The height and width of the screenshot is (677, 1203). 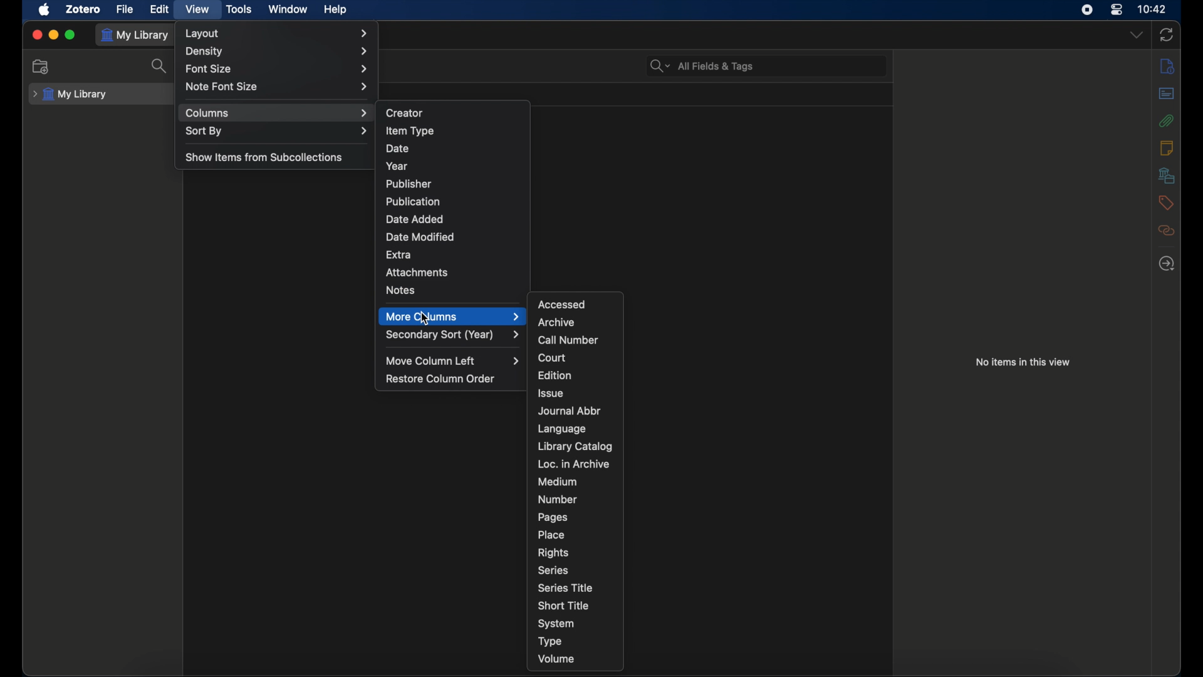 I want to click on minimize, so click(x=53, y=35).